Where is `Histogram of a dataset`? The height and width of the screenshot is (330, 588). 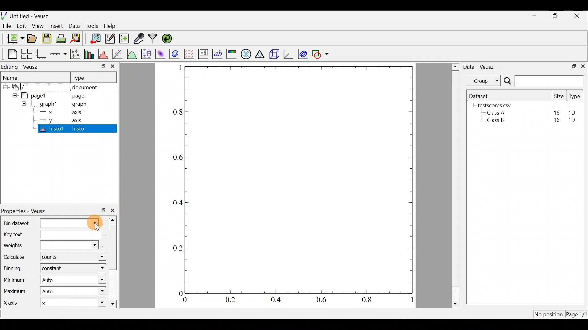
Histogram of a dataset is located at coordinates (104, 54).